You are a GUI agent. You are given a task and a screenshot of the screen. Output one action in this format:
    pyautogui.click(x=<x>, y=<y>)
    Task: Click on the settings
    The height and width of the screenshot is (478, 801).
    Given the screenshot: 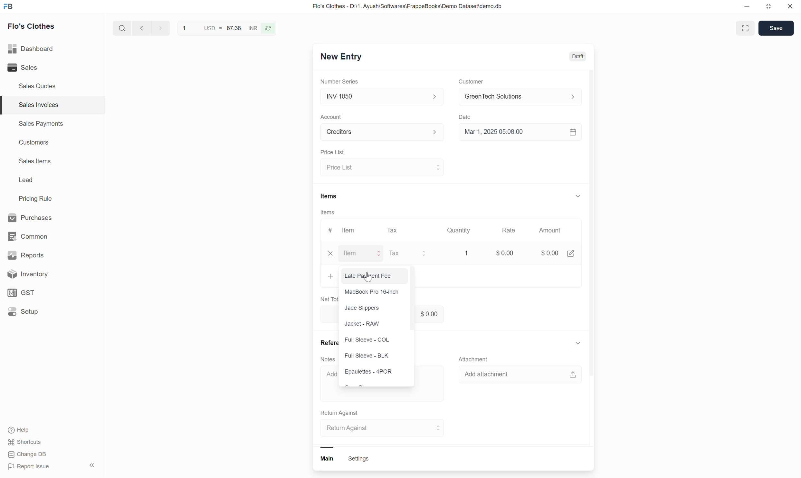 What is the action you would take?
    pyautogui.click(x=359, y=460)
    